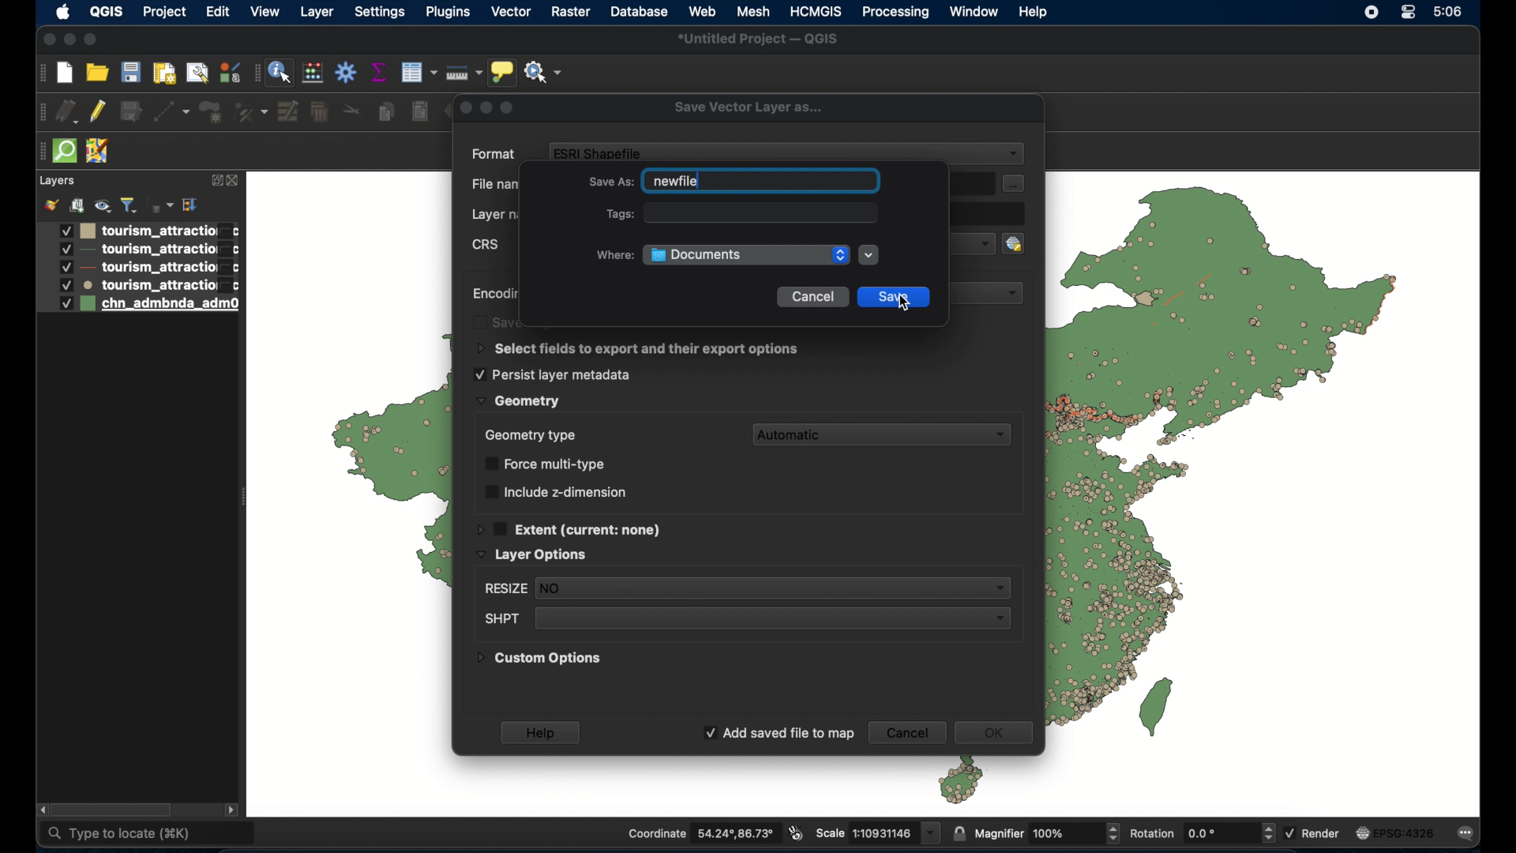 The height and width of the screenshot is (853, 1516). Describe the element at coordinates (497, 322) in the screenshot. I see `obscured text` at that location.